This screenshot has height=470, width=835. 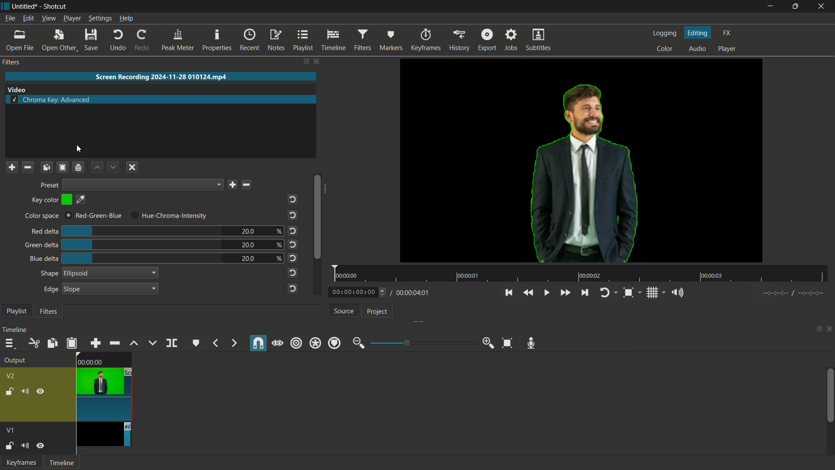 I want to click on toggle zoom, so click(x=628, y=292).